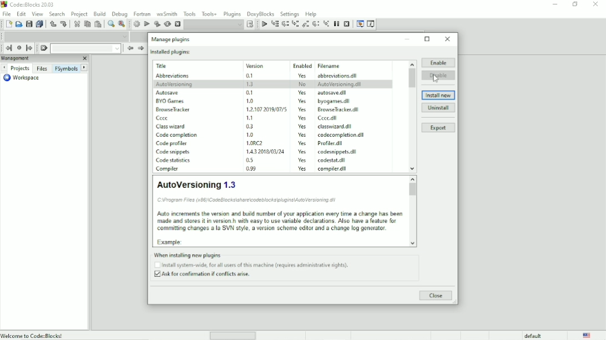 The image size is (606, 340). I want to click on Disable, so click(439, 75).